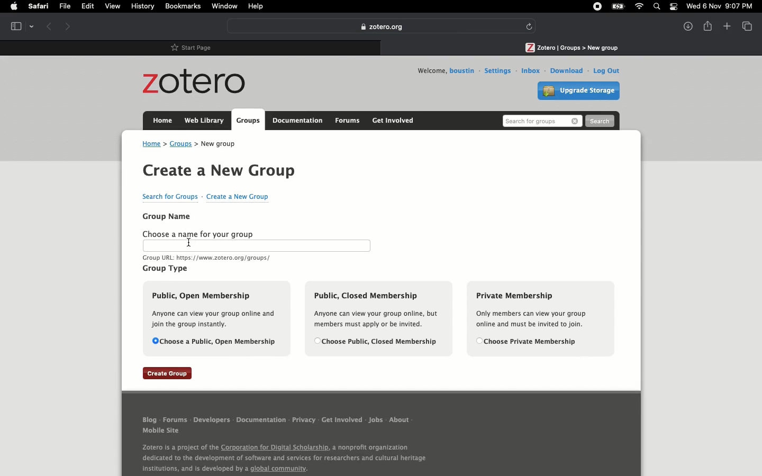  I want to click on Home, so click(151, 144).